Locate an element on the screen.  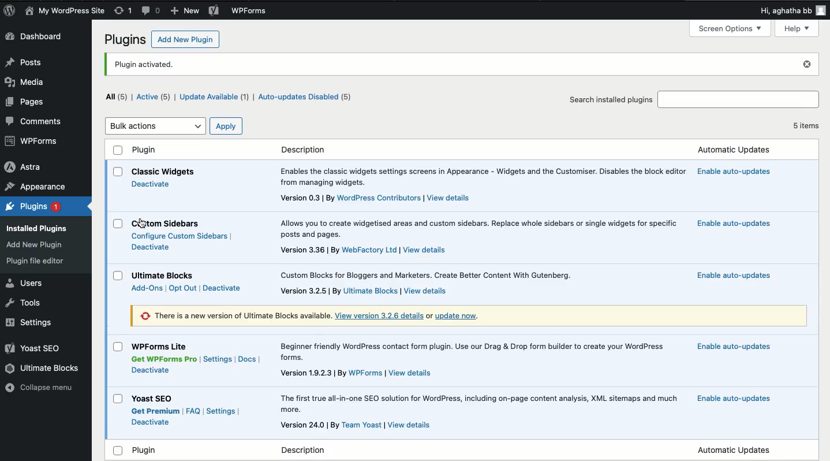
All is located at coordinates (118, 97).